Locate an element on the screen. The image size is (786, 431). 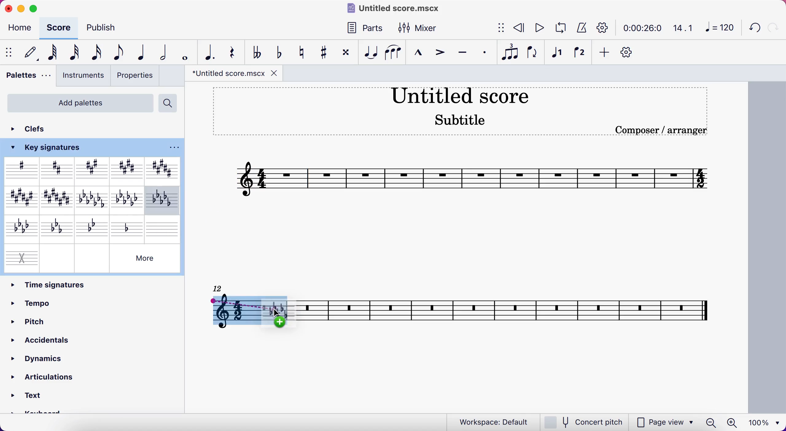
time is located at coordinates (640, 28).